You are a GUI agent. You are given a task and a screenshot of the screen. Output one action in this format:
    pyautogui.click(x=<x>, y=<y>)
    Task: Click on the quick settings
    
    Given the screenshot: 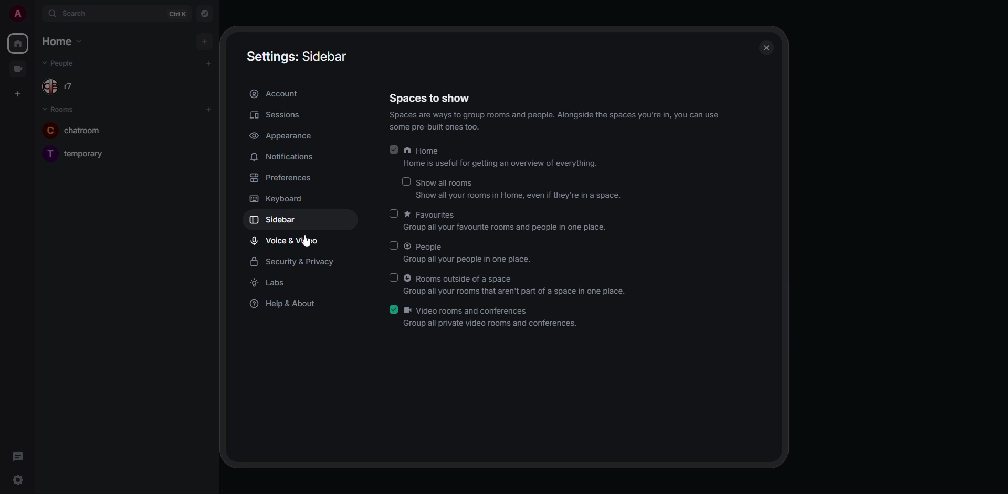 What is the action you would take?
    pyautogui.click(x=20, y=480)
    